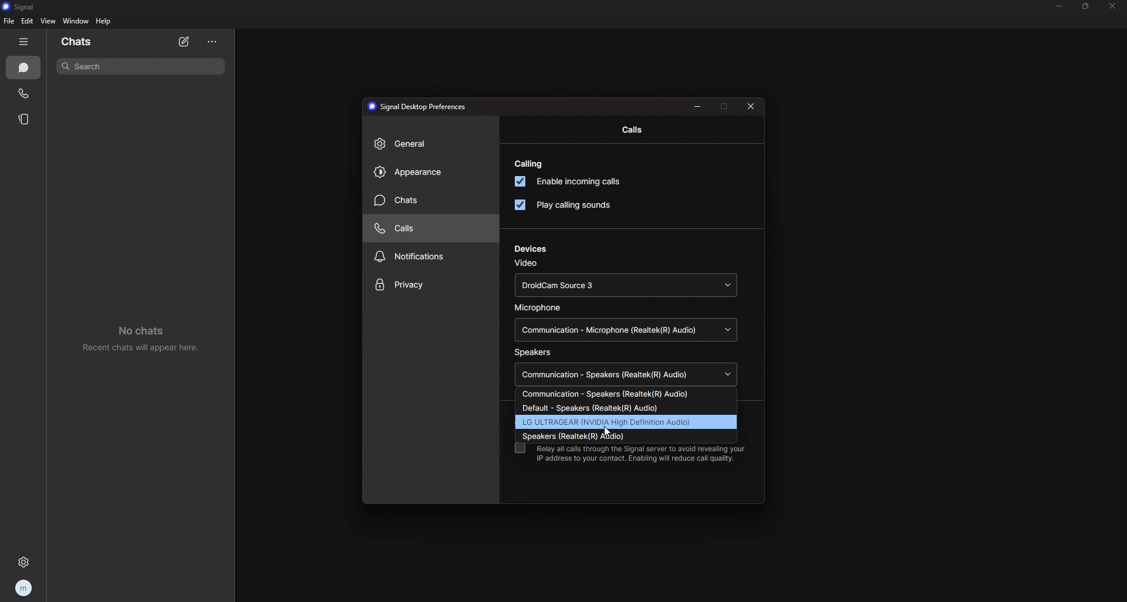 This screenshot has height=602, width=1127. I want to click on speakers, so click(533, 354).